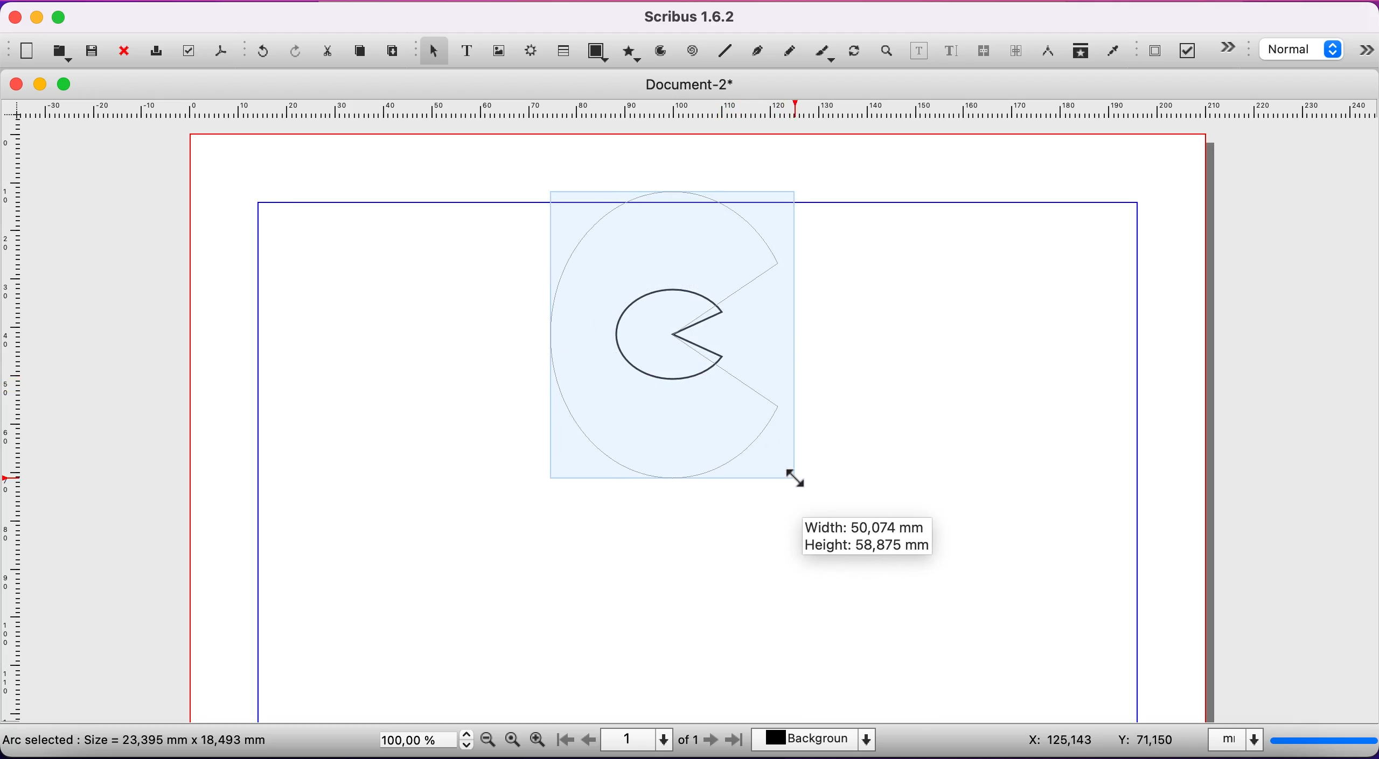 The image size is (1379, 759). Describe the element at coordinates (600, 53) in the screenshot. I see `shape` at that location.